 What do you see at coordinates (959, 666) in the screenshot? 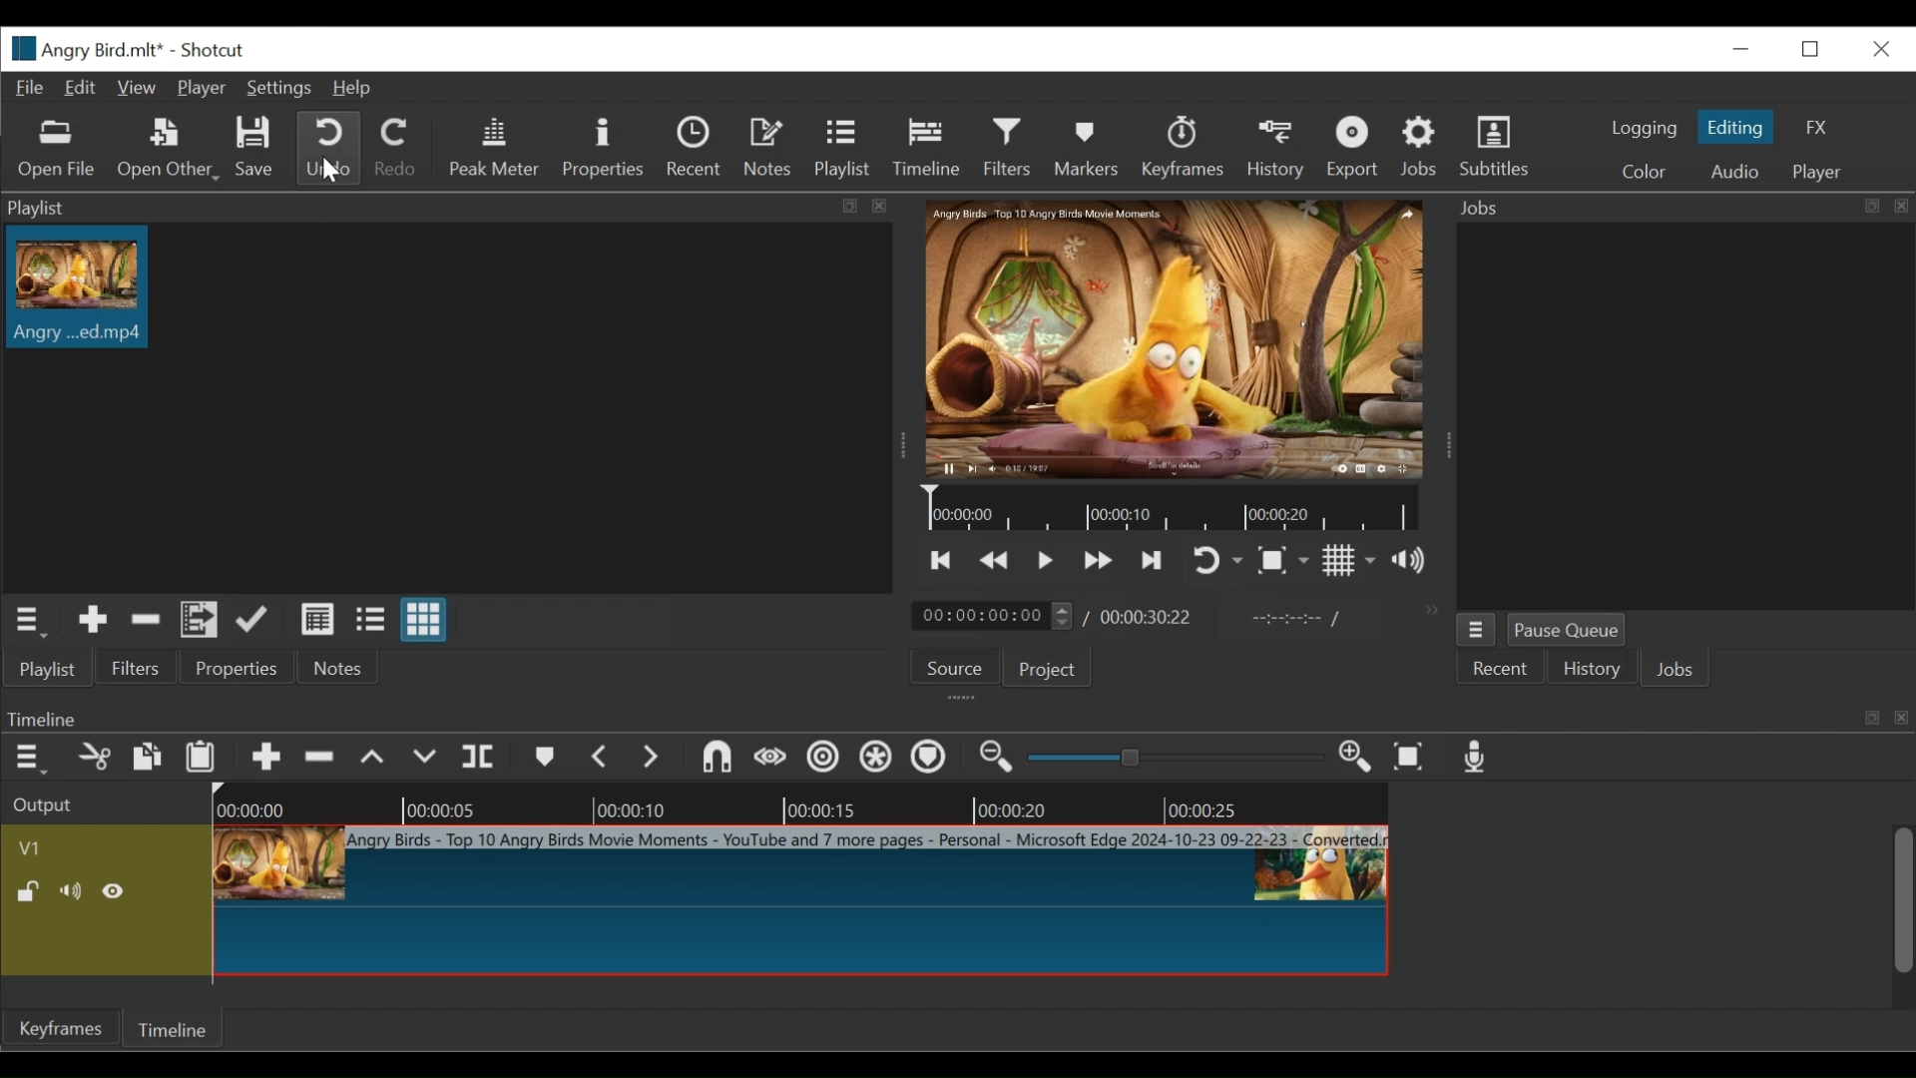
I see `Source` at bounding box center [959, 666].